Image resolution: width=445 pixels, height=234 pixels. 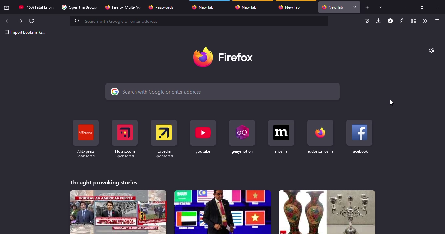 I want to click on tab, so click(x=290, y=7).